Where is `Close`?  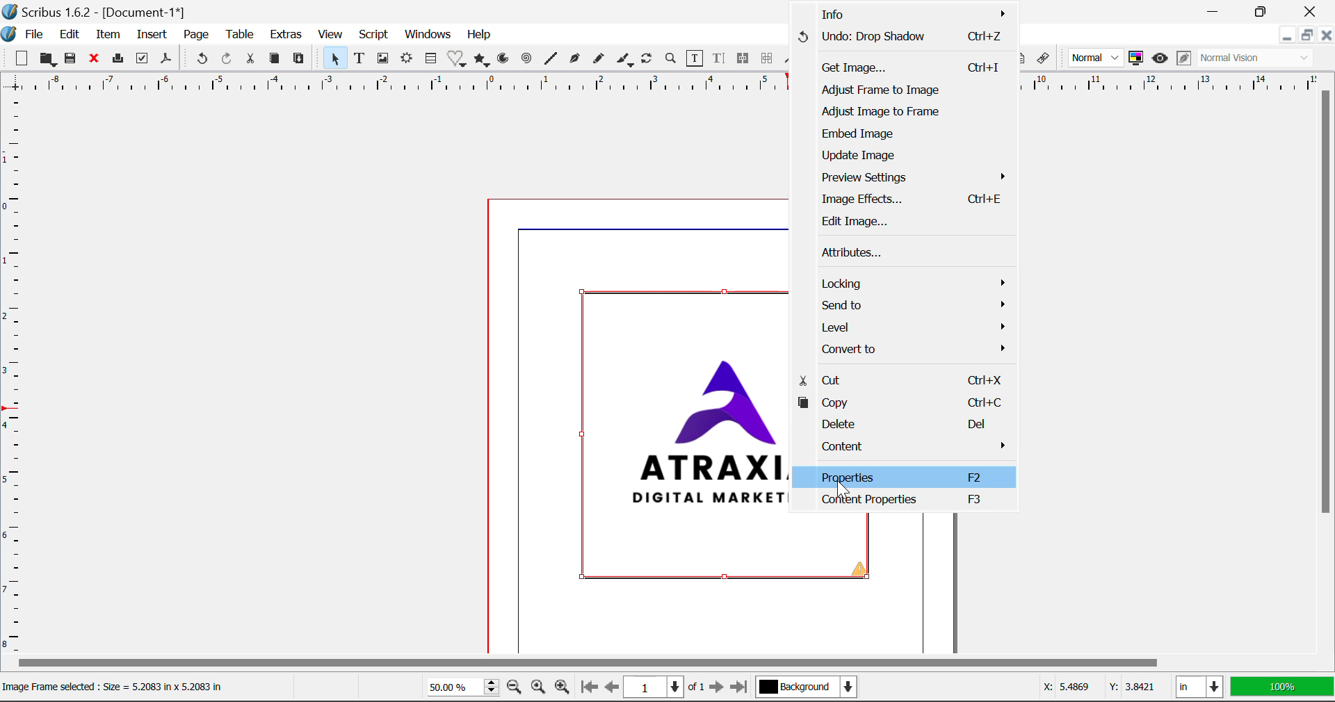 Close is located at coordinates (1311, 10).